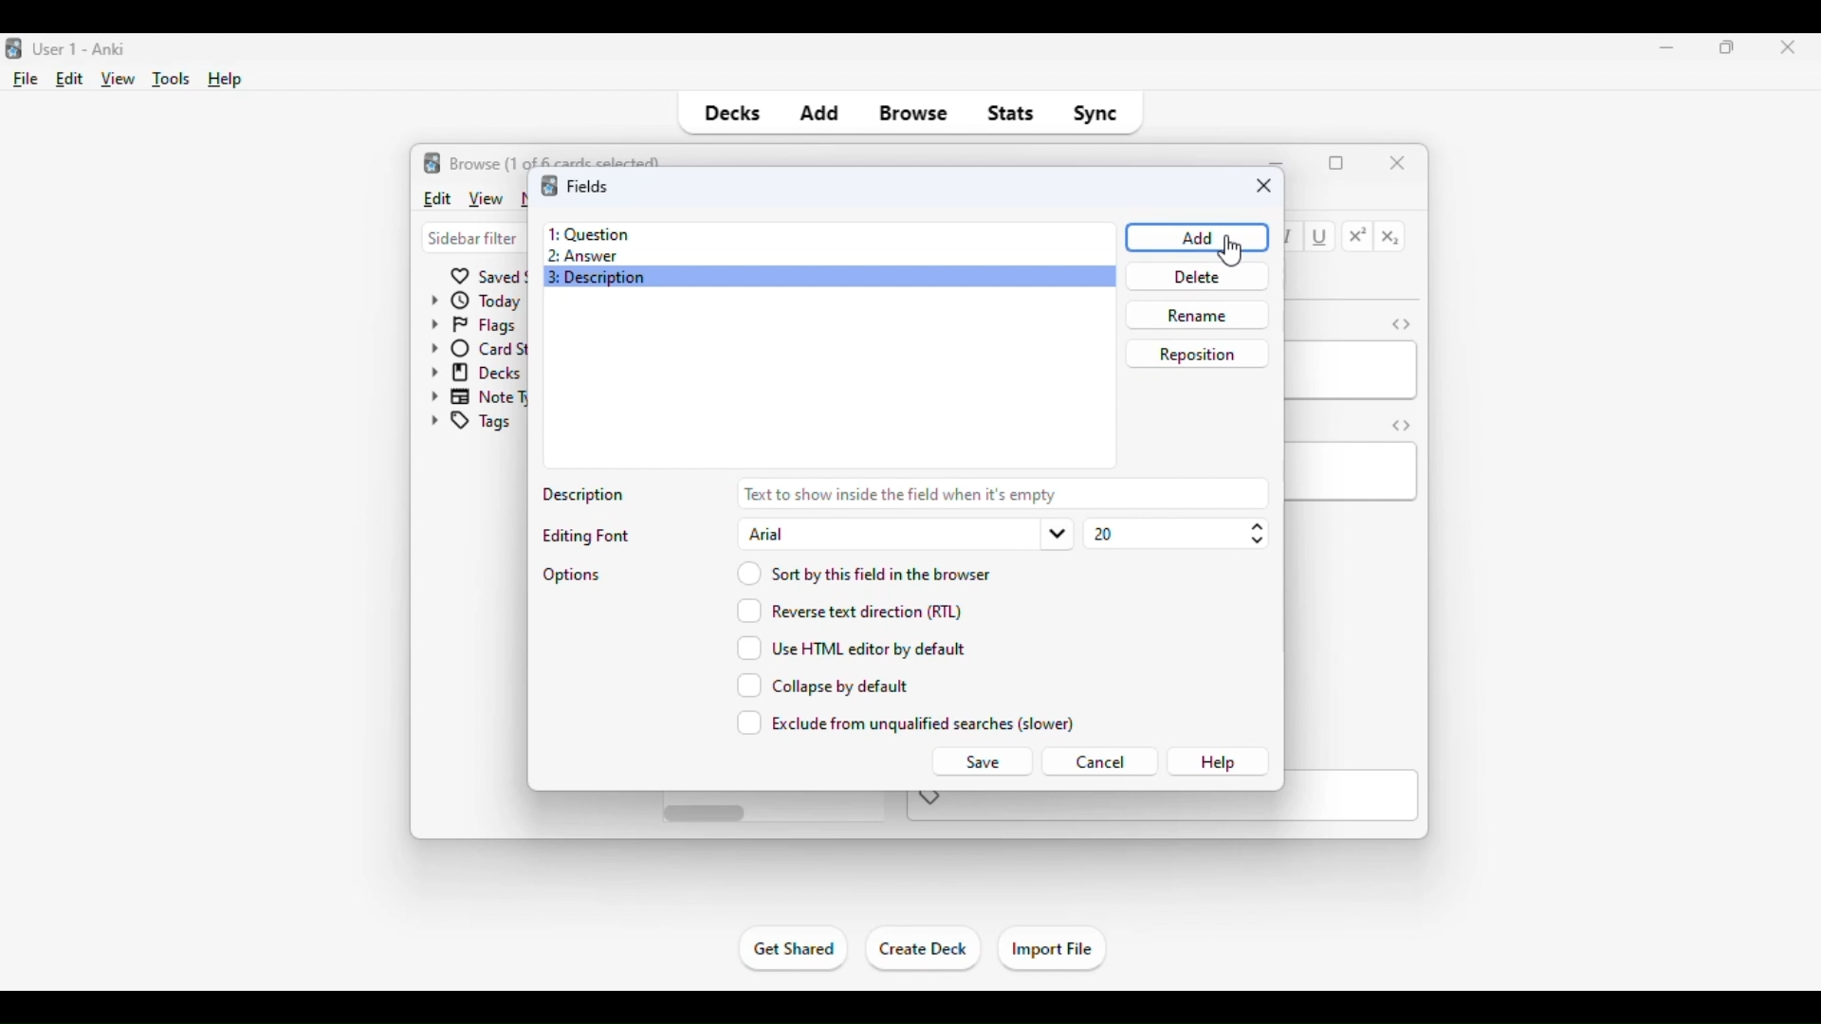 This screenshot has width=1821, height=1024. Describe the element at coordinates (27, 80) in the screenshot. I see `file` at that location.